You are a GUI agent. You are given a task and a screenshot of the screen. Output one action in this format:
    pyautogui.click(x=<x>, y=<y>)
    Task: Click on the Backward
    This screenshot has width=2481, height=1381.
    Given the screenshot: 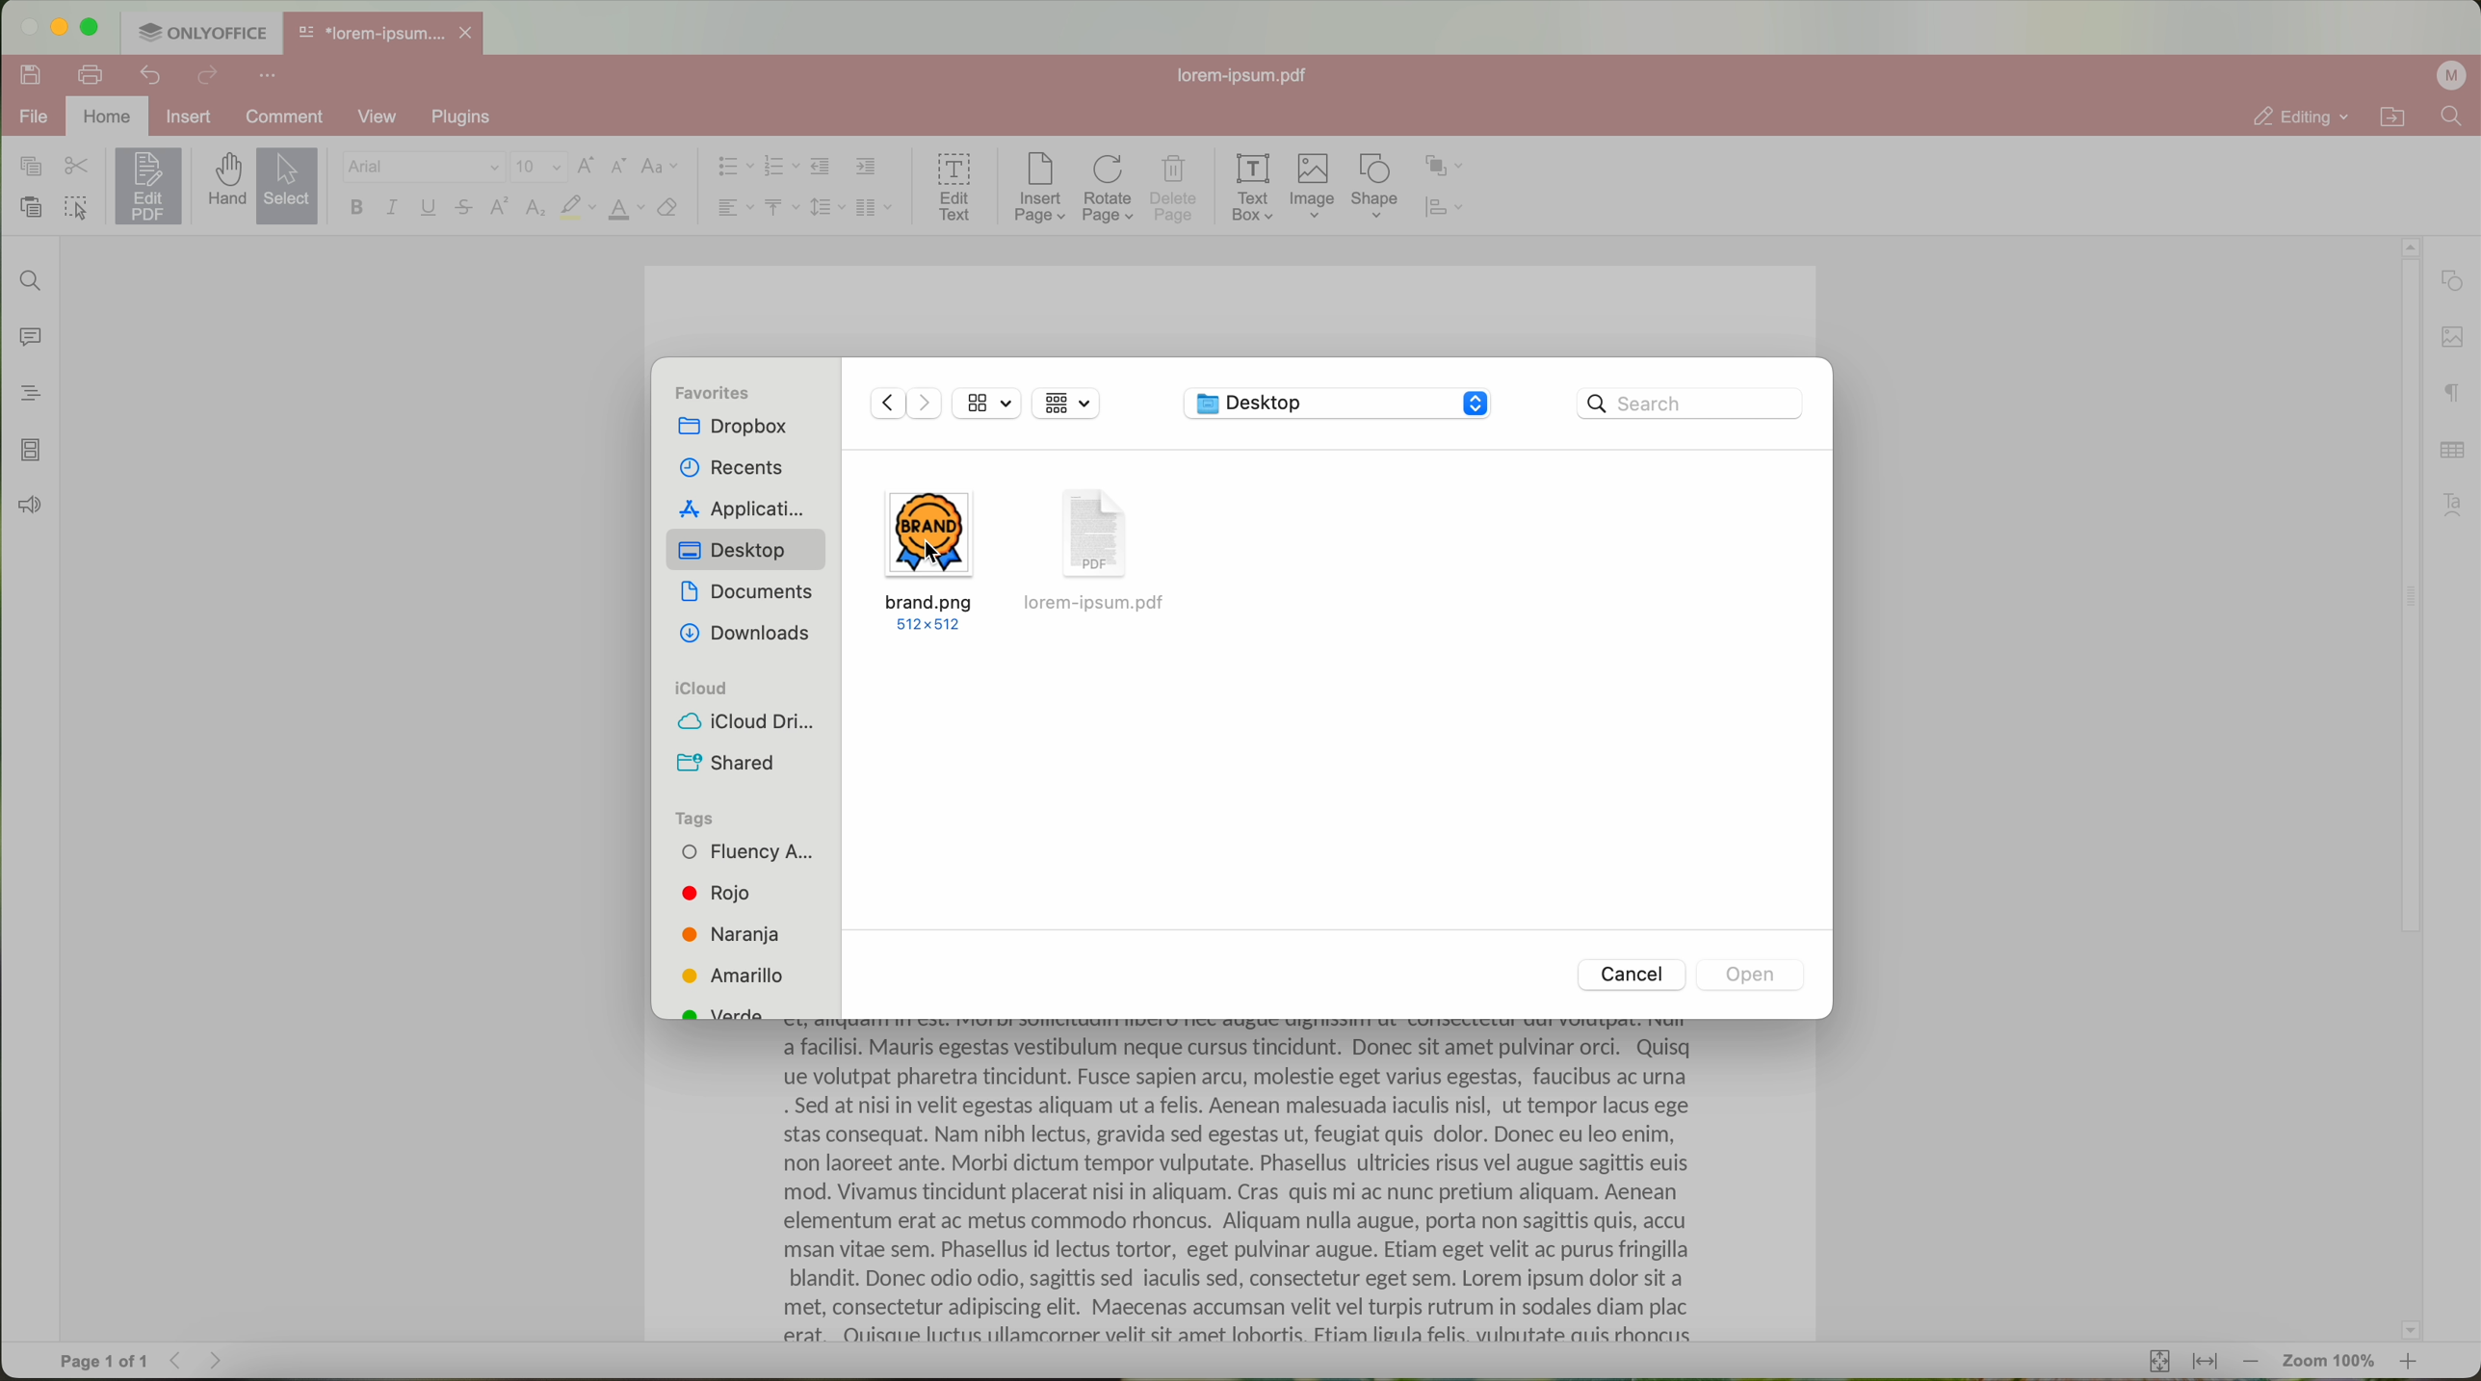 What is the action you would take?
    pyautogui.click(x=882, y=402)
    